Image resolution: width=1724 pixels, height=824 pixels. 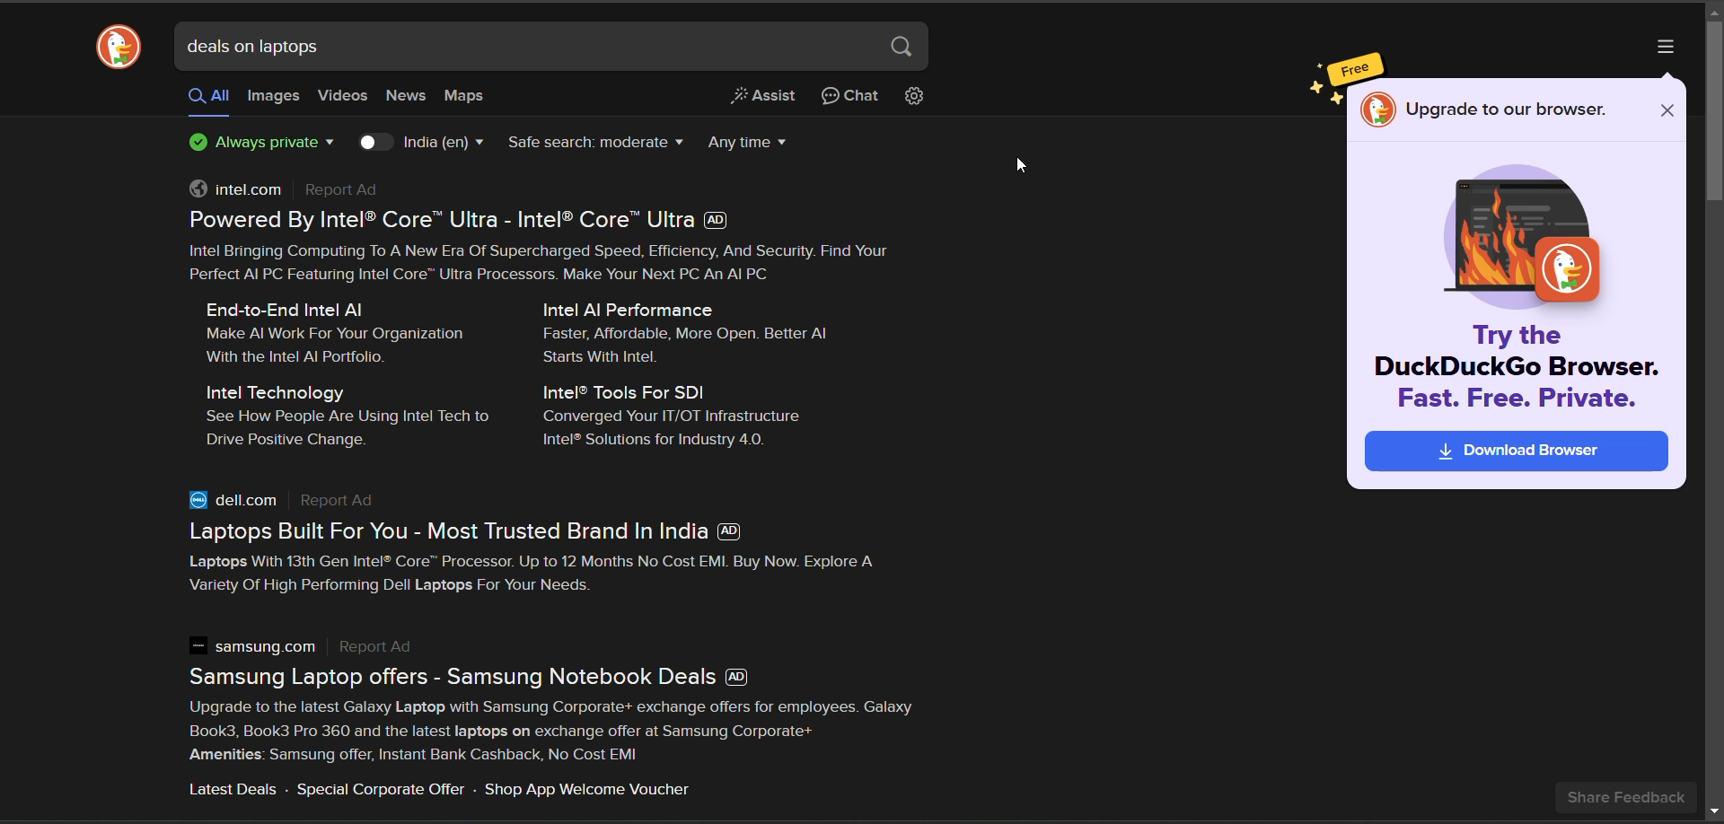 What do you see at coordinates (1517, 286) in the screenshot?
I see `|mage and caption` at bounding box center [1517, 286].